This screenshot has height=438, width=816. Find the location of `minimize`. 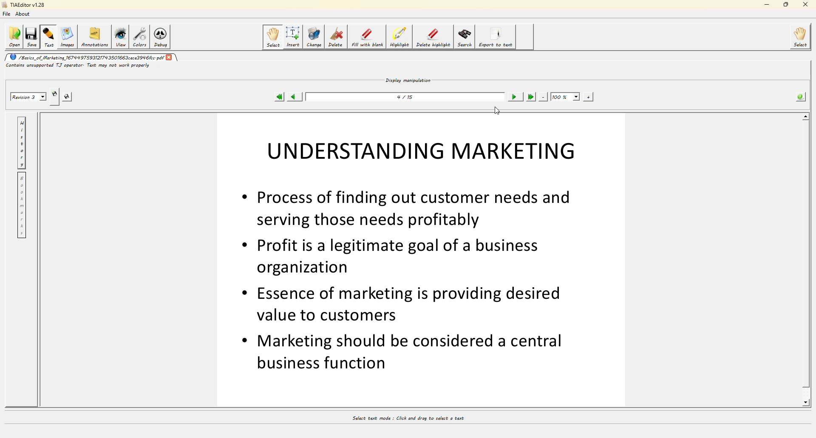

minimize is located at coordinates (766, 5).